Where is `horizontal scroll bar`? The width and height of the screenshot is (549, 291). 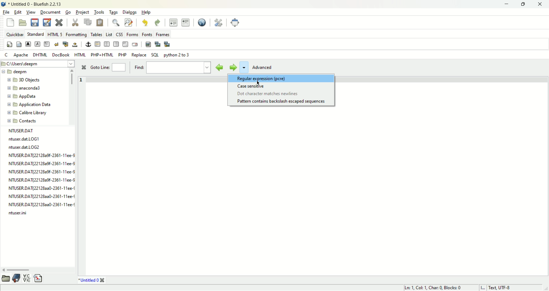 horizontal scroll bar is located at coordinates (18, 270).